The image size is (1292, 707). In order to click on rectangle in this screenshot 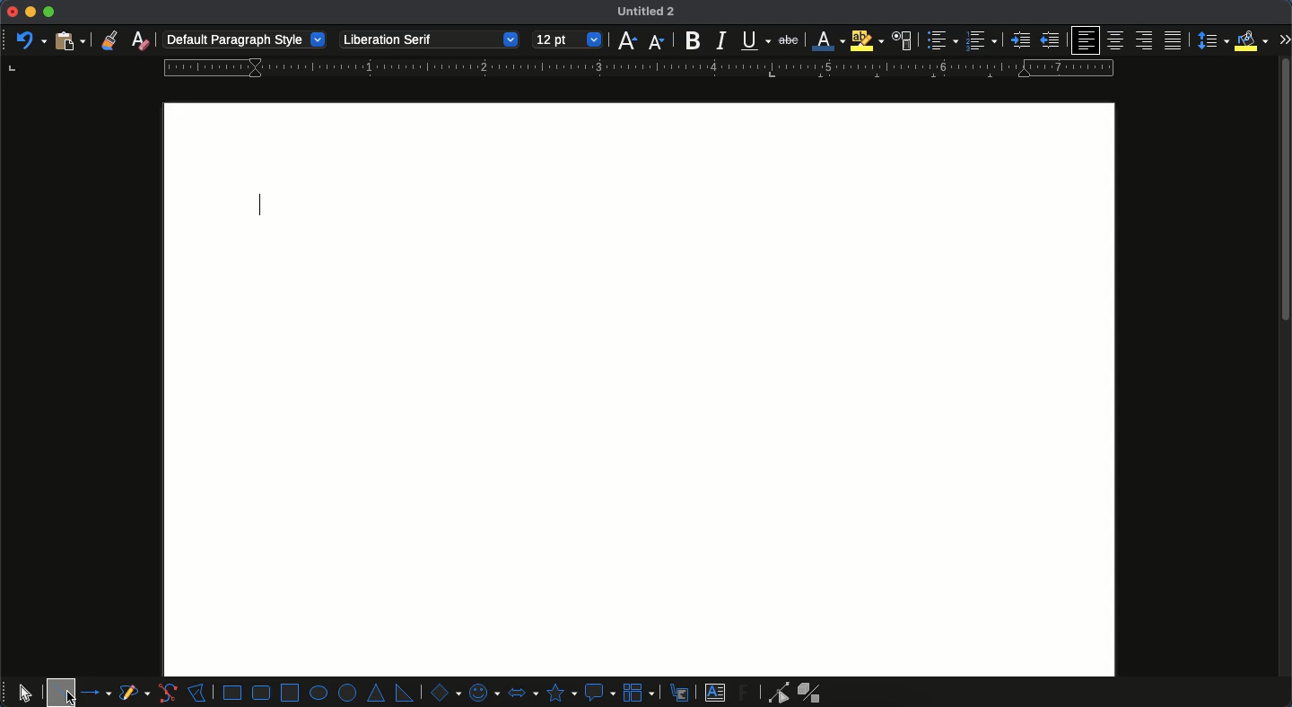, I will do `click(232, 693)`.